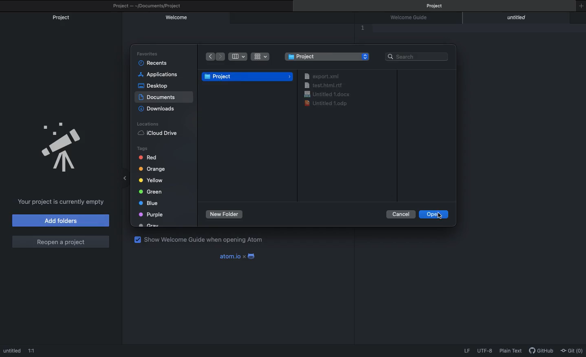 Image resolution: width=586 pixels, height=357 pixels. I want to click on Untitled, so click(519, 18).